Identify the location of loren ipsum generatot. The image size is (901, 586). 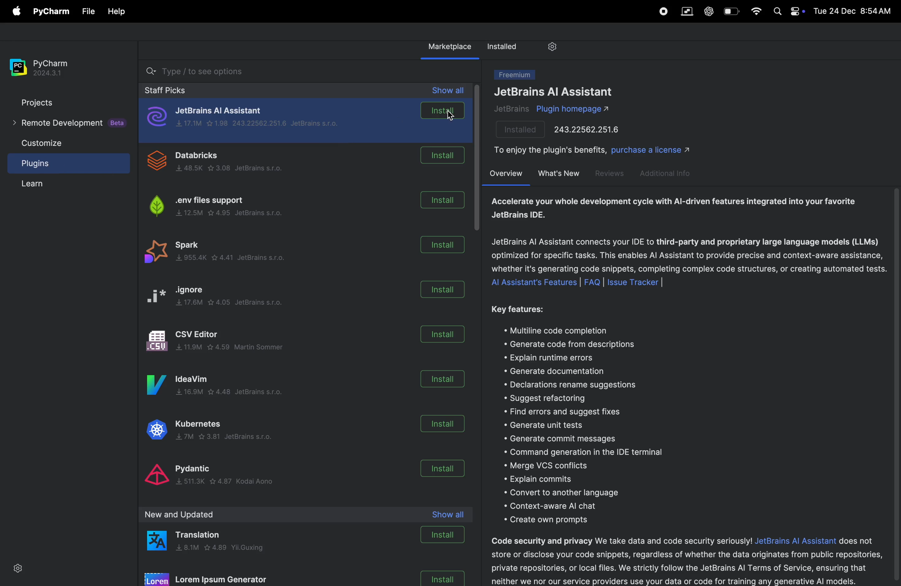
(219, 579).